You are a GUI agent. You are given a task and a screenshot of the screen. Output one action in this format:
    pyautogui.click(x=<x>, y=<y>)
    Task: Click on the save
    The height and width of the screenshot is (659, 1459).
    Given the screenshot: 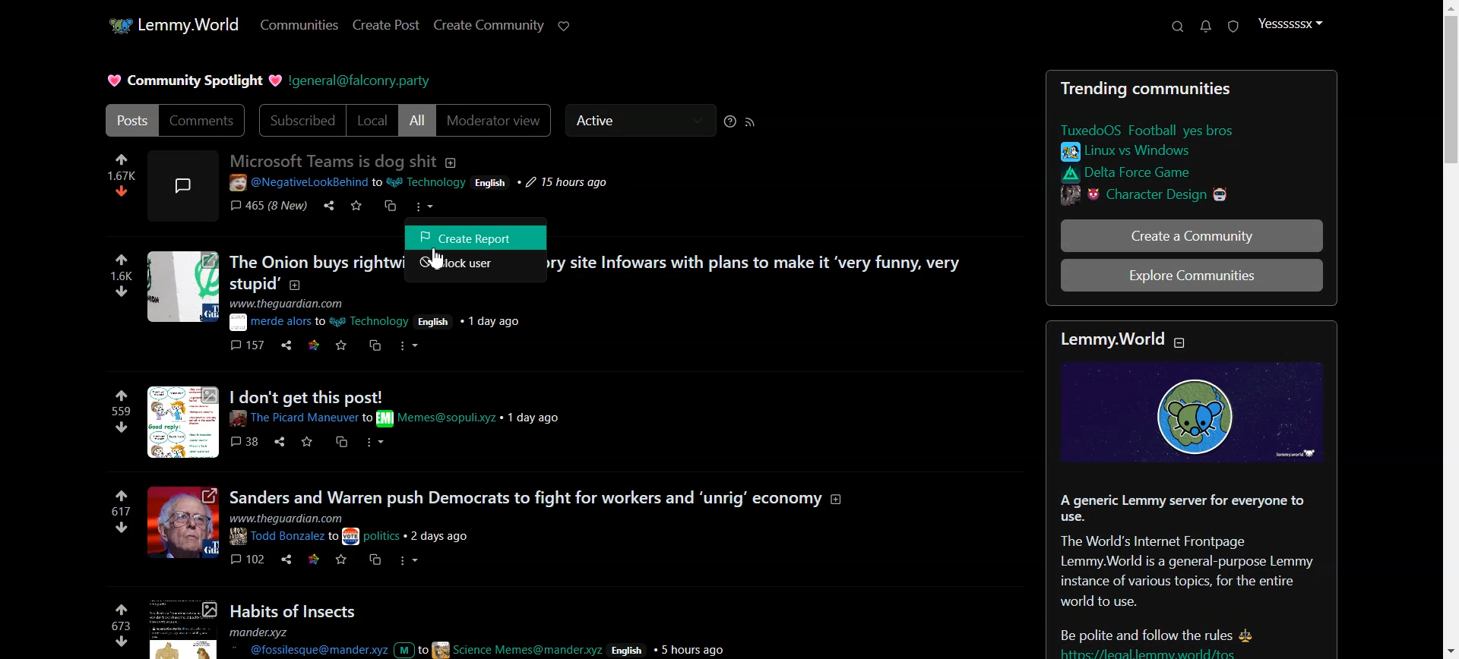 What is the action you would take?
    pyautogui.click(x=343, y=560)
    